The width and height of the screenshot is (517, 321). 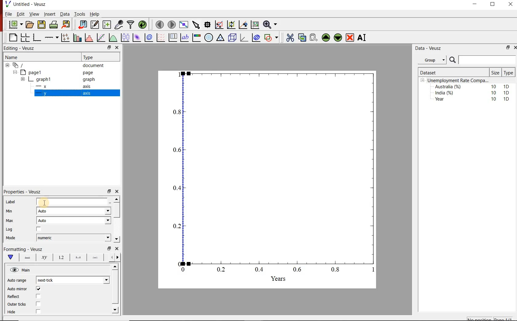 I want to click on read the data points, so click(x=208, y=24).